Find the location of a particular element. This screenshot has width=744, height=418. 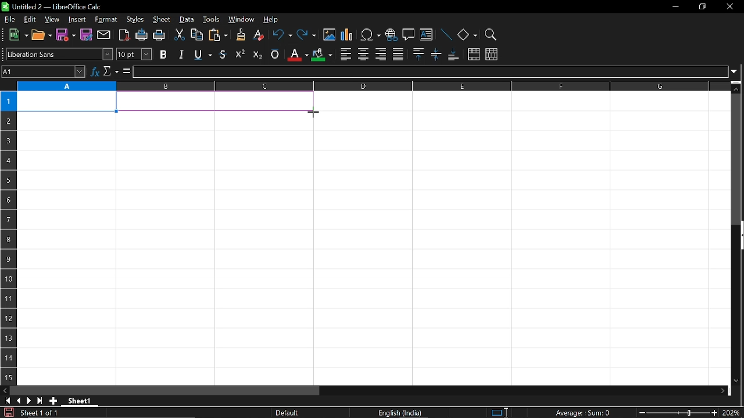

window is located at coordinates (241, 20).